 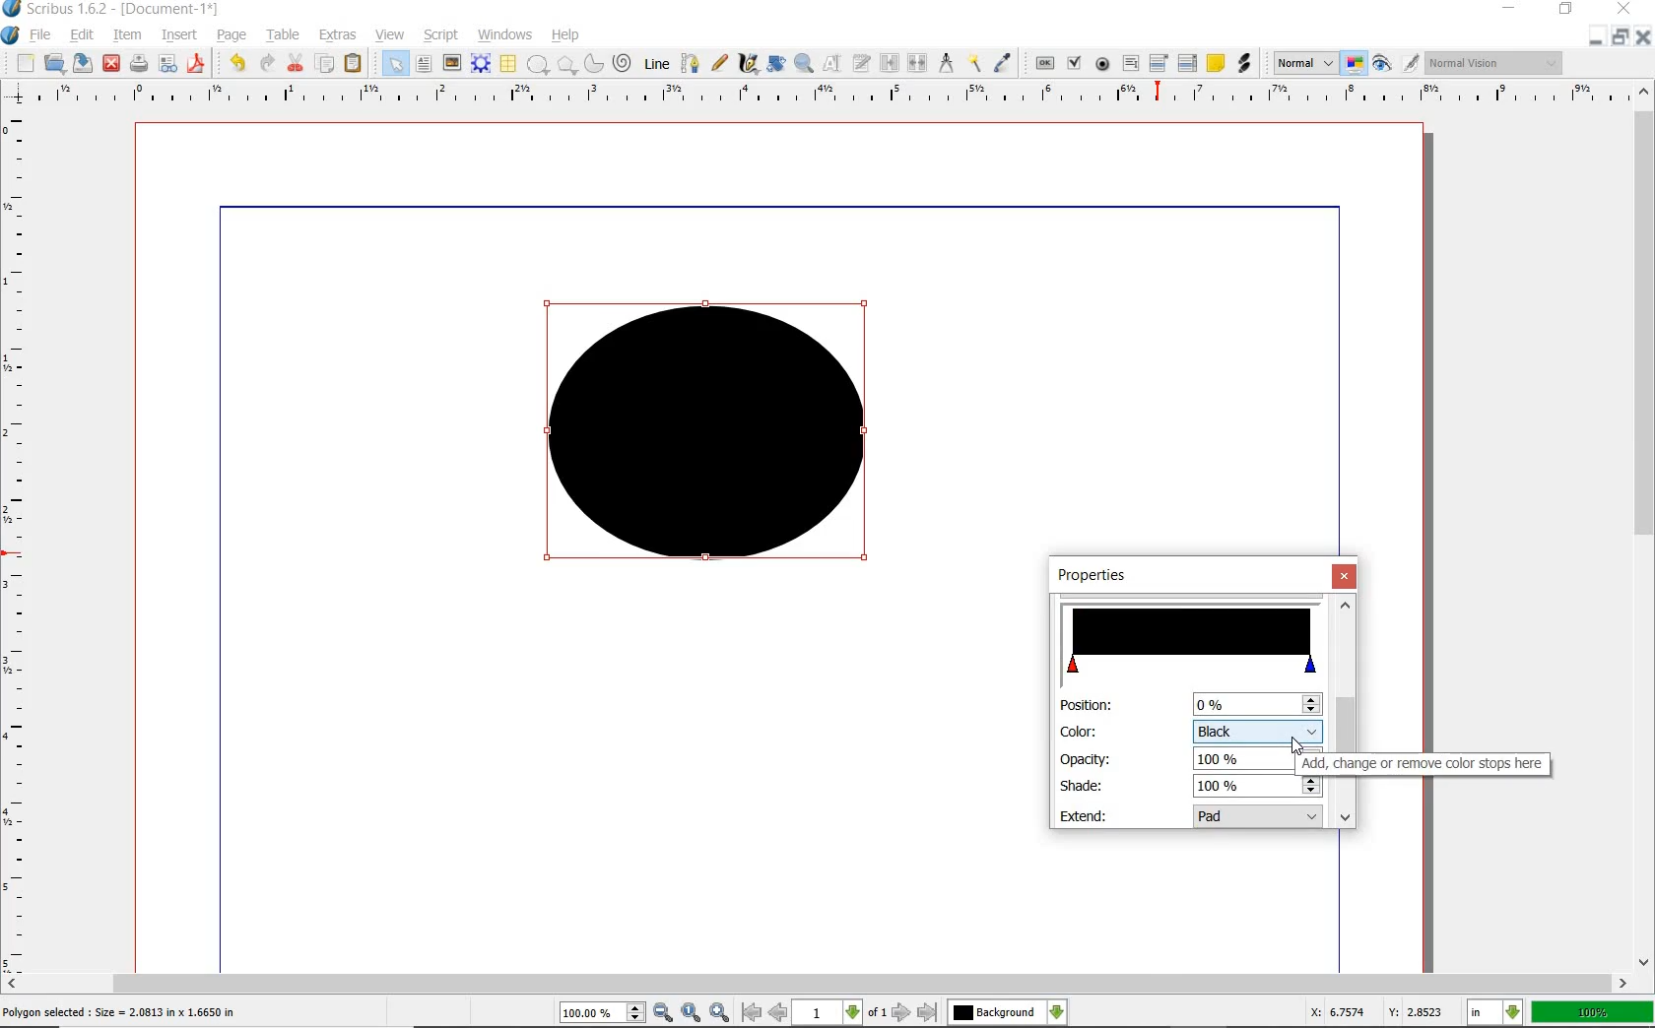 I want to click on VIEW, so click(x=390, y=33).